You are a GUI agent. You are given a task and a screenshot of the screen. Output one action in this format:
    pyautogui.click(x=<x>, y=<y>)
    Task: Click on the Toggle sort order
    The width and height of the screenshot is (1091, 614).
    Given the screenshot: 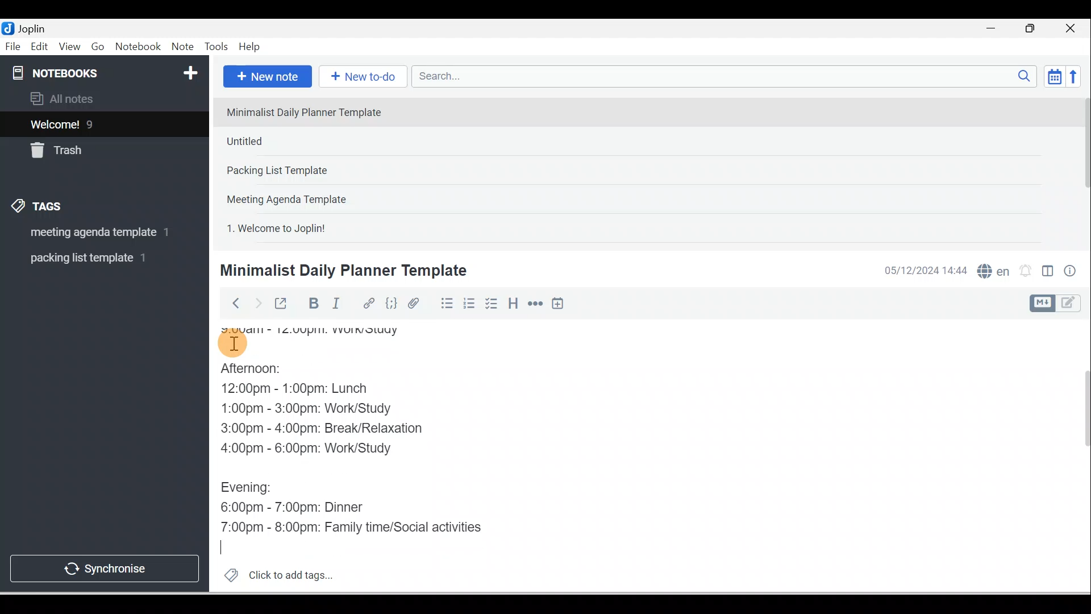 What is the action you would take?
    pyautogui.click(x=1054, y=76)
    